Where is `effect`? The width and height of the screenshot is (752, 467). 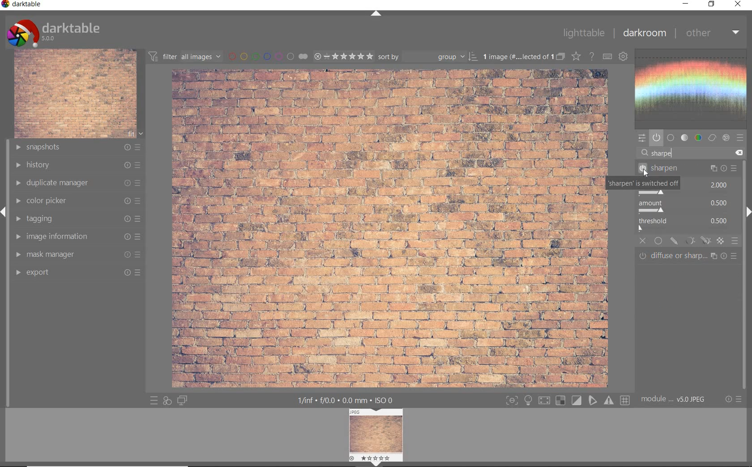 effect is located at coordinates (726, 137).